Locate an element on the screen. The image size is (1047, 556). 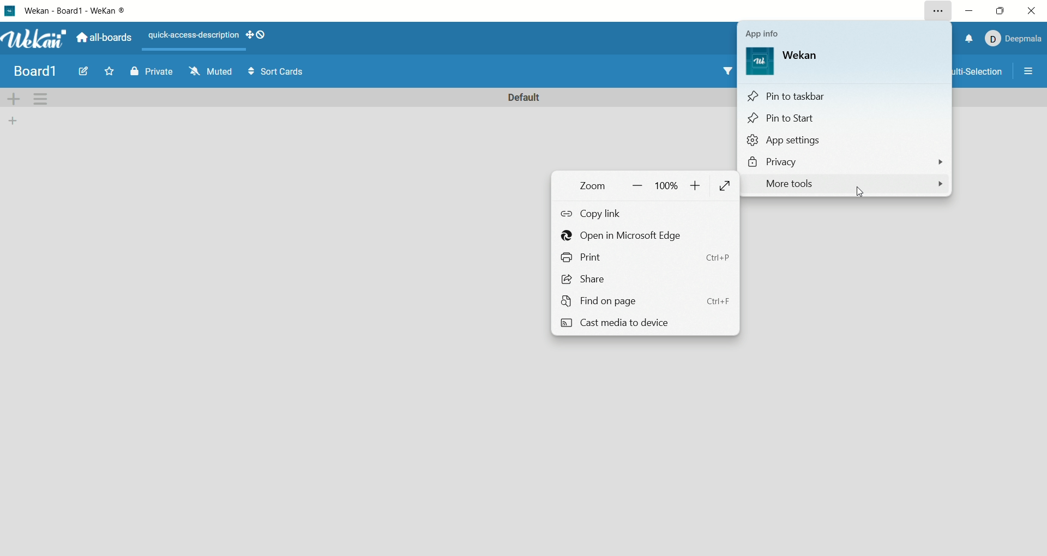
title is located at coordinates (80, 10).